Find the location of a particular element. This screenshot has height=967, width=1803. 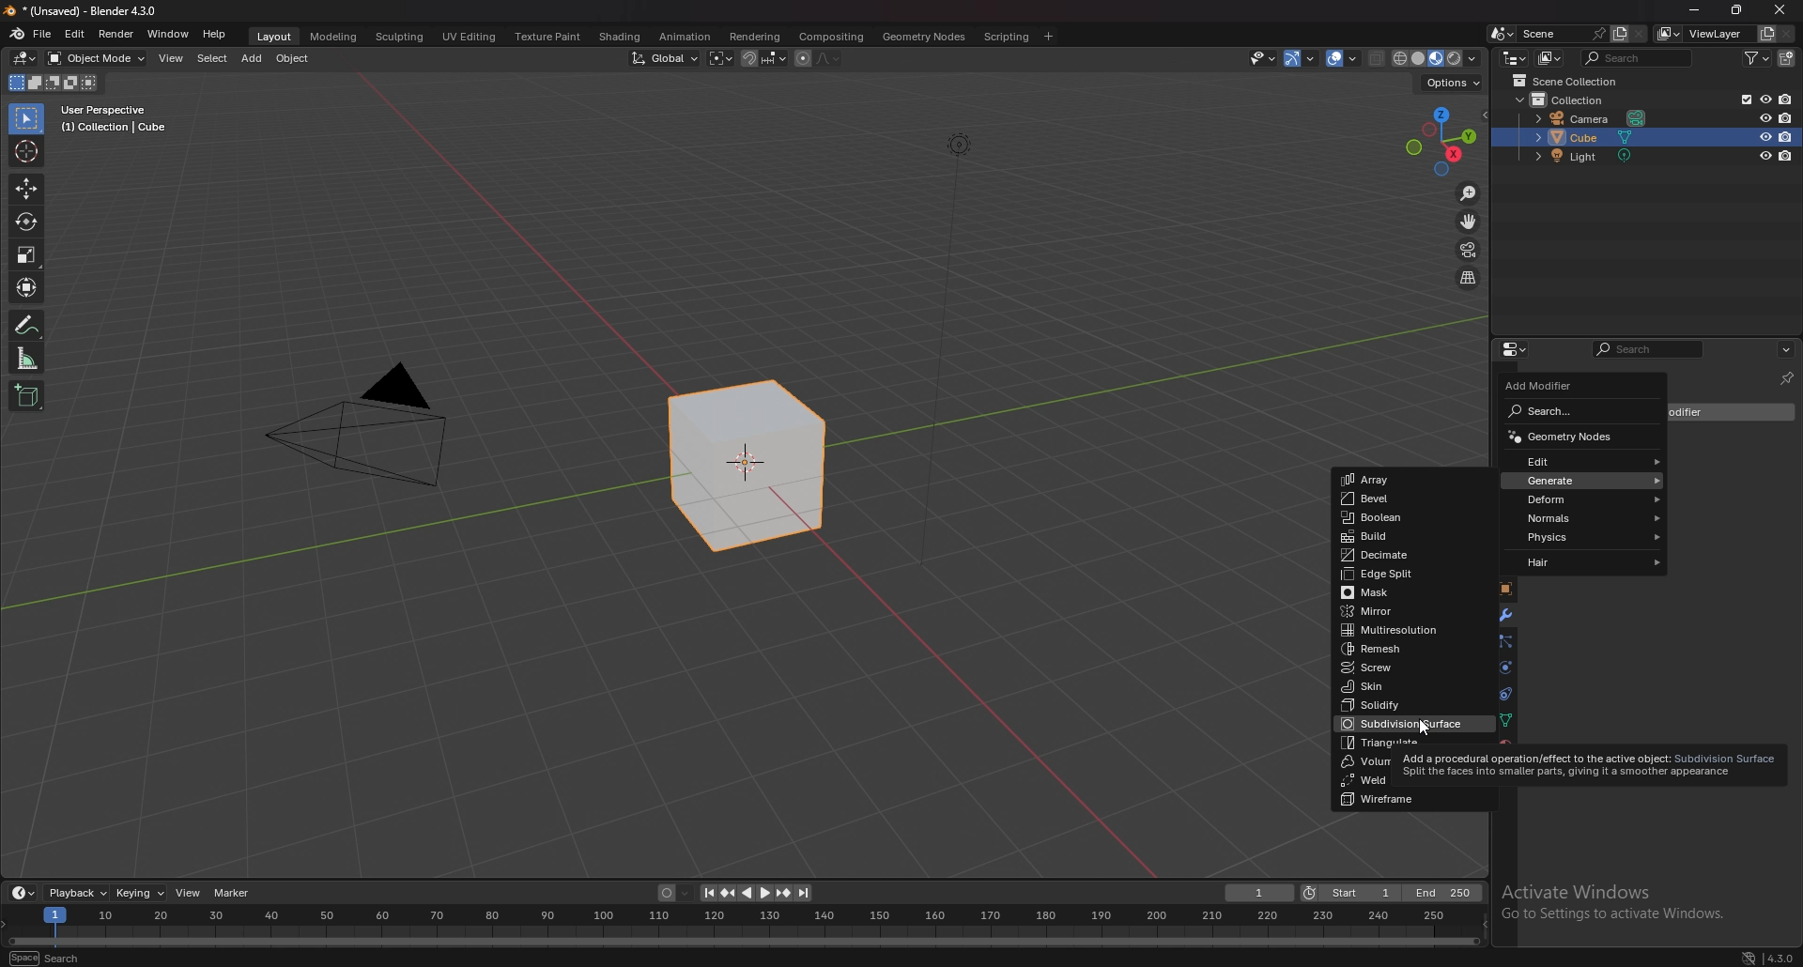

data is located at coordinates (1503, 720).